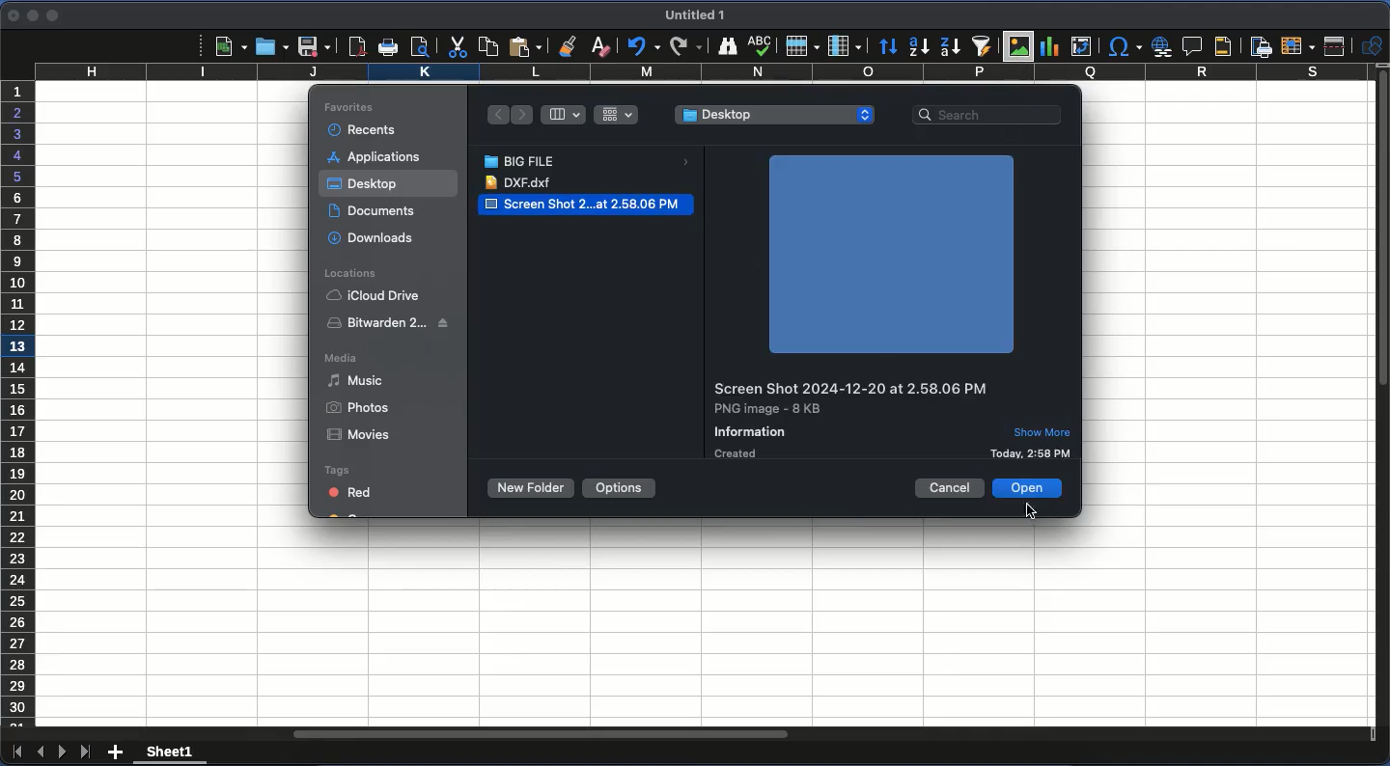  What do you see at coordinates (522, 183) in the screenshot?
I see `dxf` at bounding box center [522, 183].